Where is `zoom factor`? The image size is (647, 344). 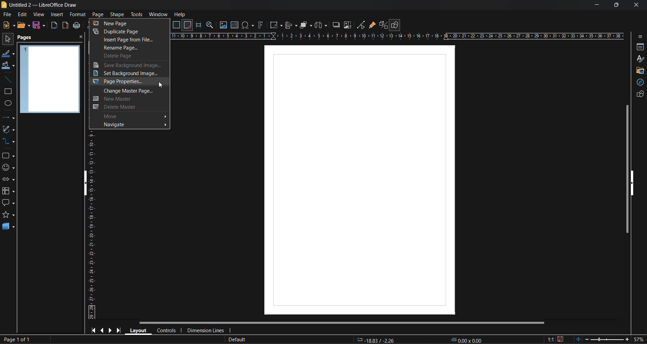 zoom factor is located at coordinates (640, 339).